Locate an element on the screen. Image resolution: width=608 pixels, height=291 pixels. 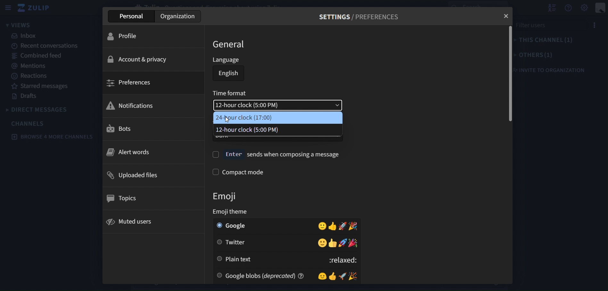
google blobs(deprecated) is located at coordinates (256, 276).